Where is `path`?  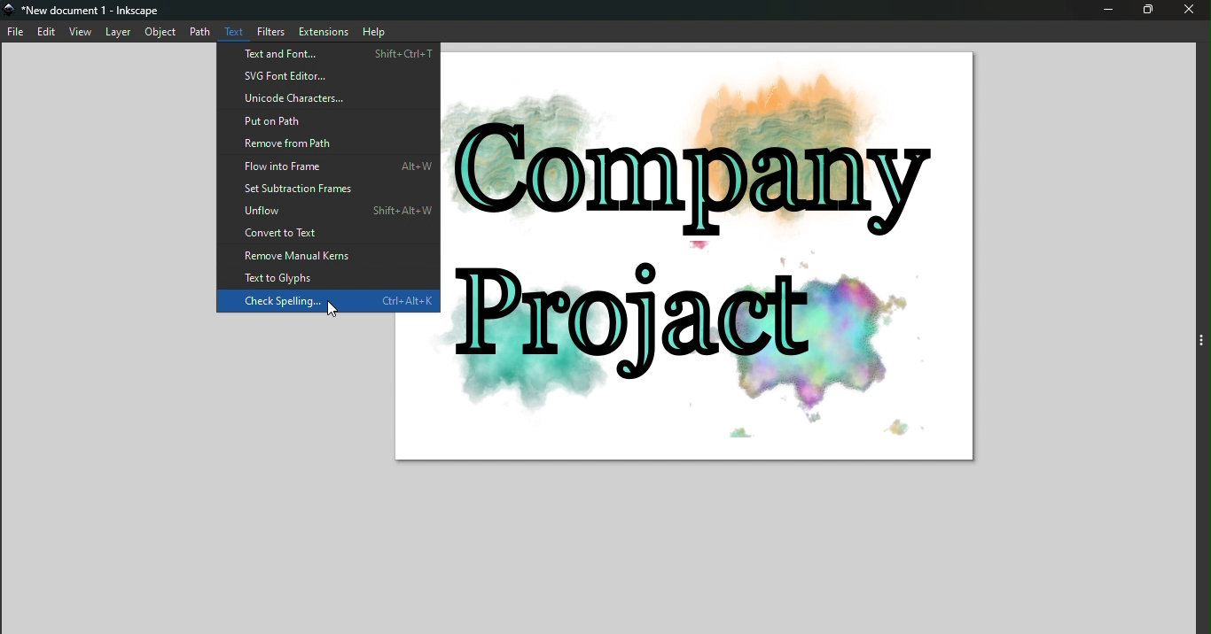 path is located at coordinates (199, 31).